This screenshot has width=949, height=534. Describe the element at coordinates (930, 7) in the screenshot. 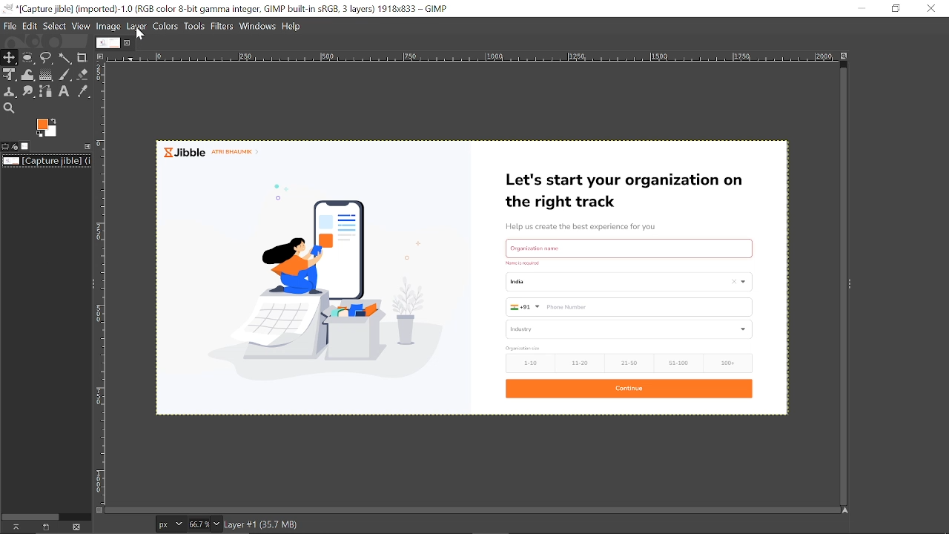

I see `CLose` at that location.